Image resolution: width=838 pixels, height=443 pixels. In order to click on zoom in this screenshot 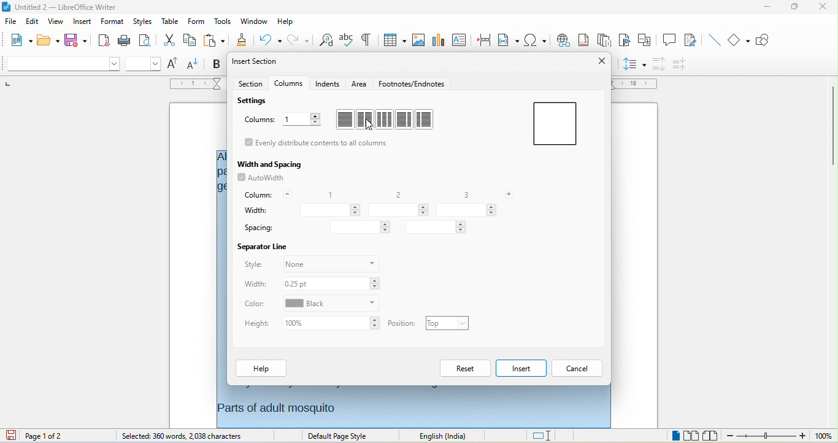, I will do `click(766, 436)`.